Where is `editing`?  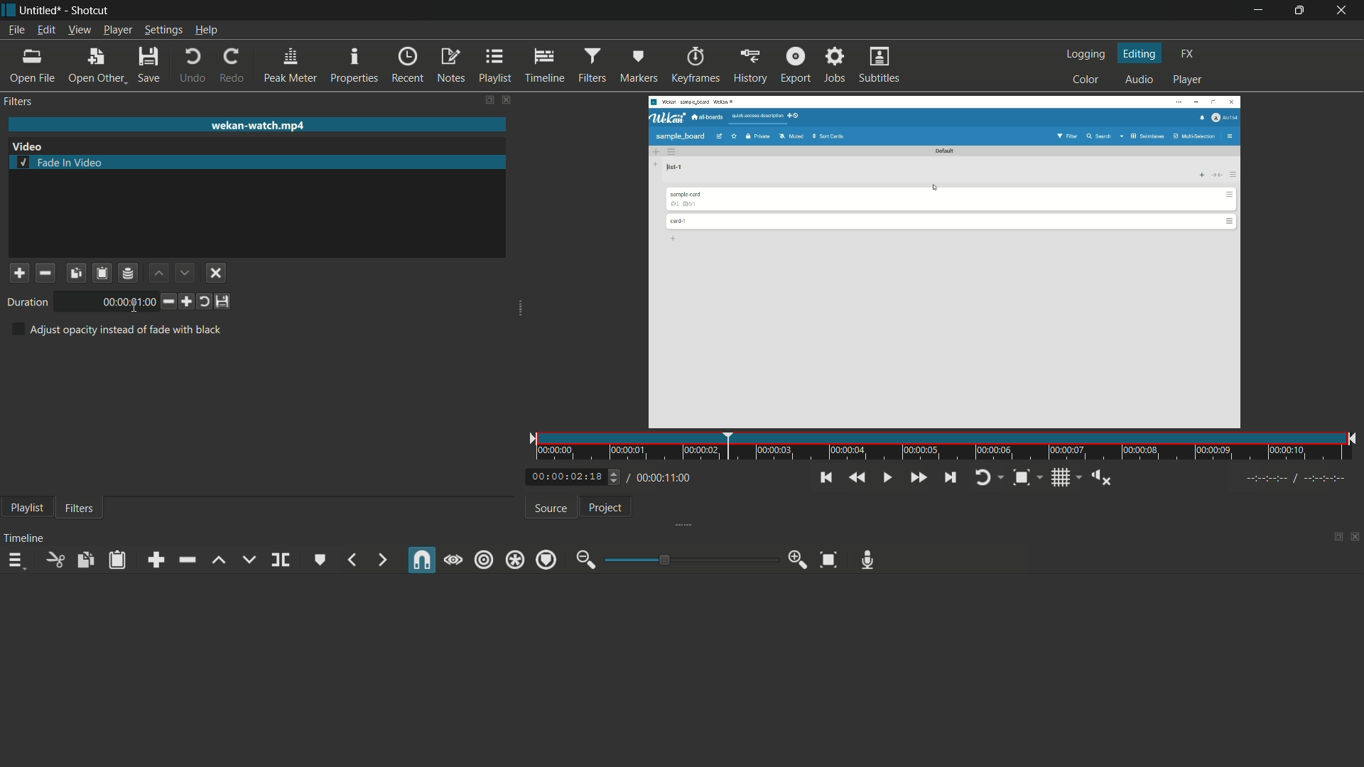 editing is located at coordinates (1142, 54).